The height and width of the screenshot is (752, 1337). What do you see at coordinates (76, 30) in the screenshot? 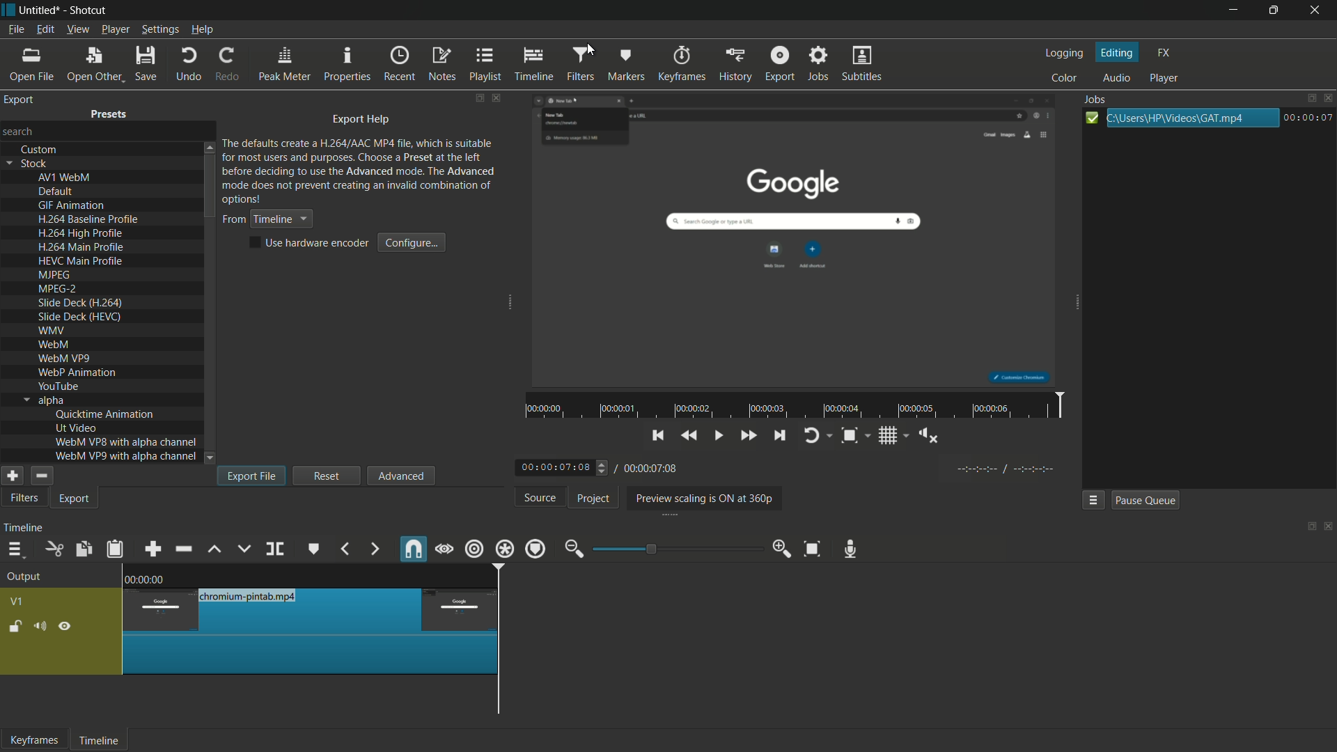
I see `view menu` at bounding box center [76, 30].